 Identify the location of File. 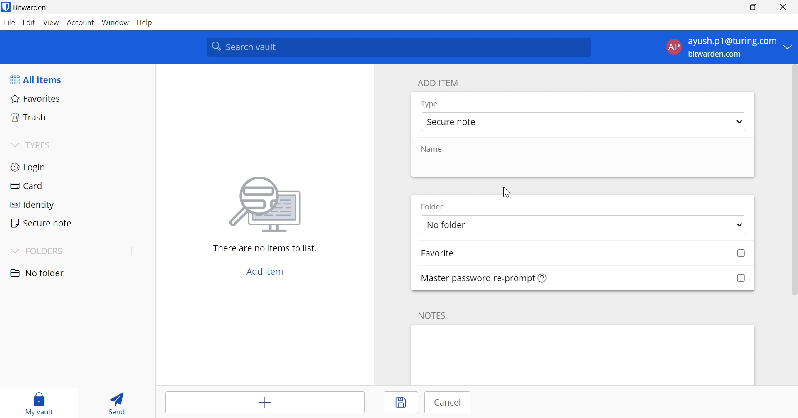
(10, 23).